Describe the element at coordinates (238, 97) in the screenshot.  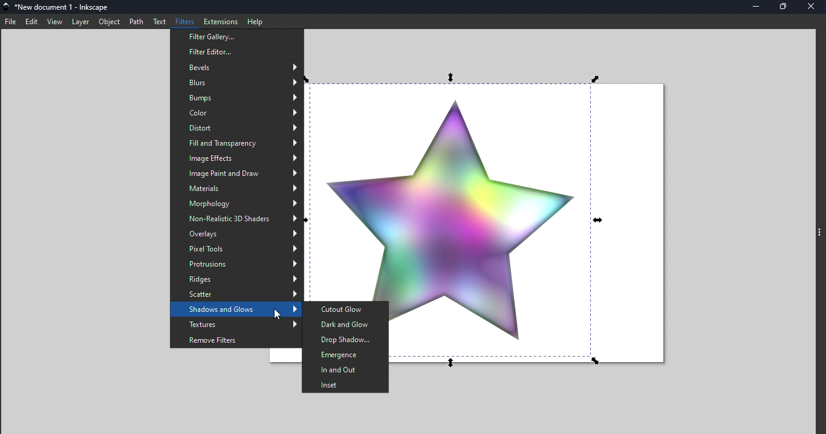
I see `Bumps` at that location.